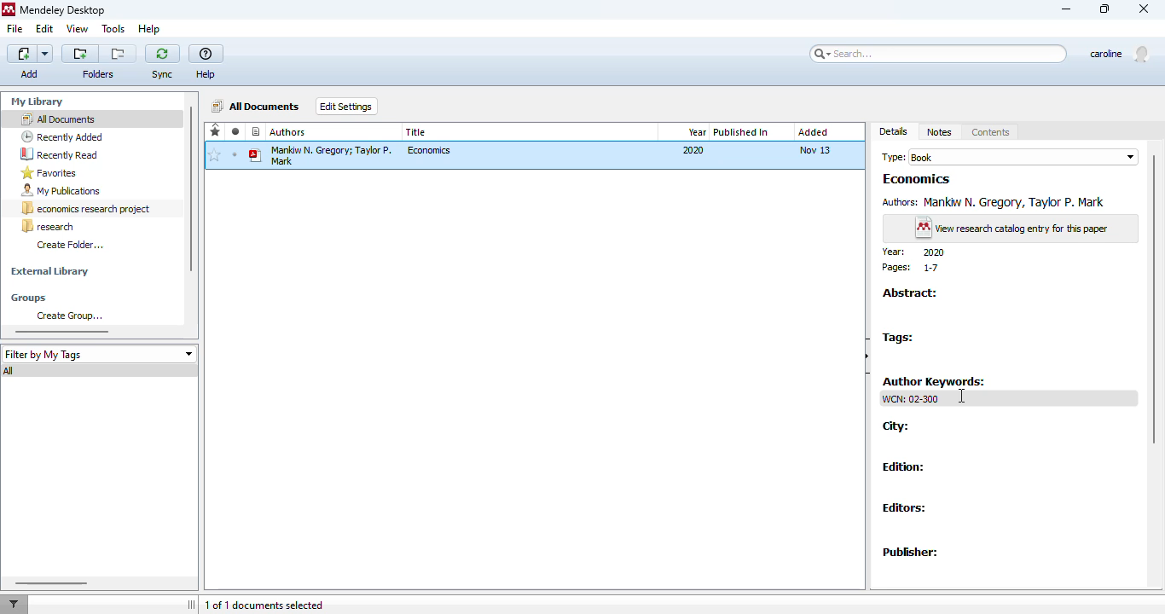 This screenshot has height=614, width=1165. Describe the element at coordinates (257, 106) in the screenshot. I see `all documents` at that location.